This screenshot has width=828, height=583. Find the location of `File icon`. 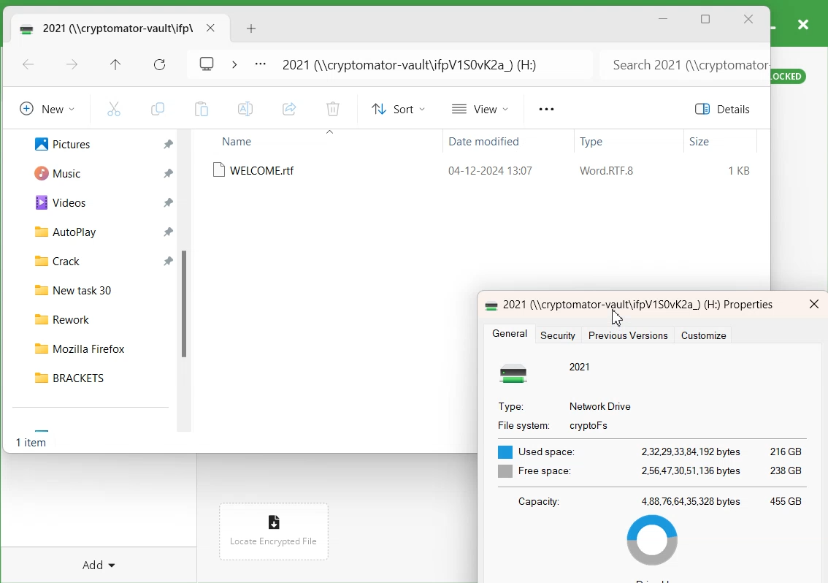

File icon is located at coordinates (272, 518).